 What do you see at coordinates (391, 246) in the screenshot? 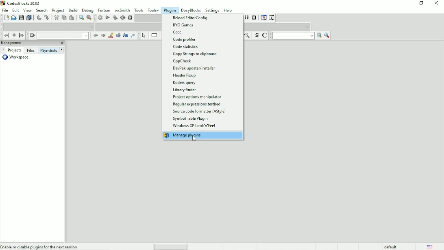
I see `default` at bounding box center [391, 246].